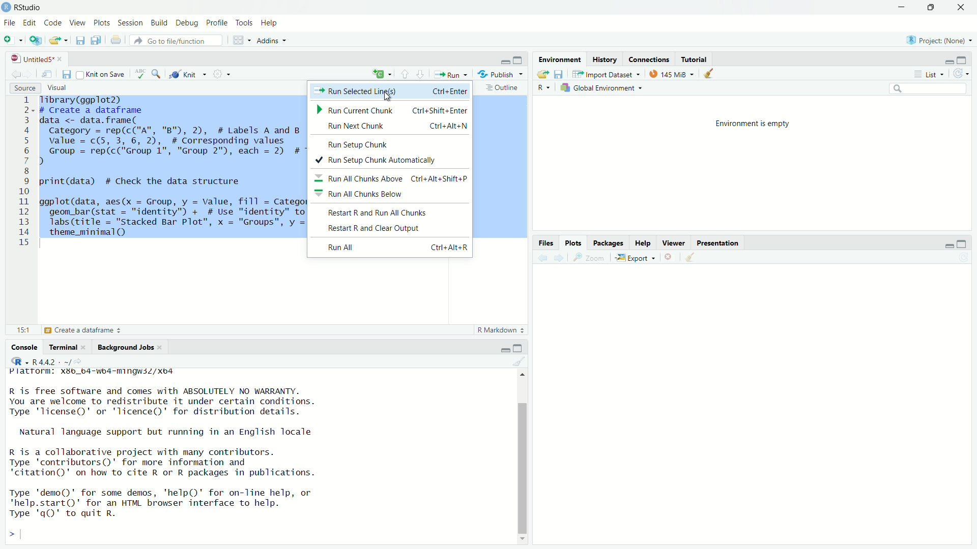 This screenshot has width=977, height=549. Describe the element at coordinates (81, 40) in the screenshot. I see `Save current document (Ctrl + S)` at that location.